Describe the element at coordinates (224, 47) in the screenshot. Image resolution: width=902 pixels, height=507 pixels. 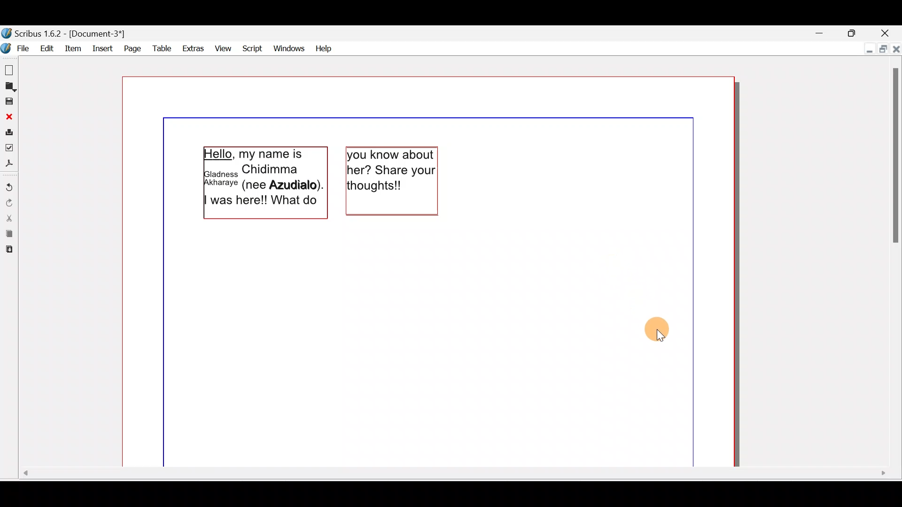
I see `View` at that location.